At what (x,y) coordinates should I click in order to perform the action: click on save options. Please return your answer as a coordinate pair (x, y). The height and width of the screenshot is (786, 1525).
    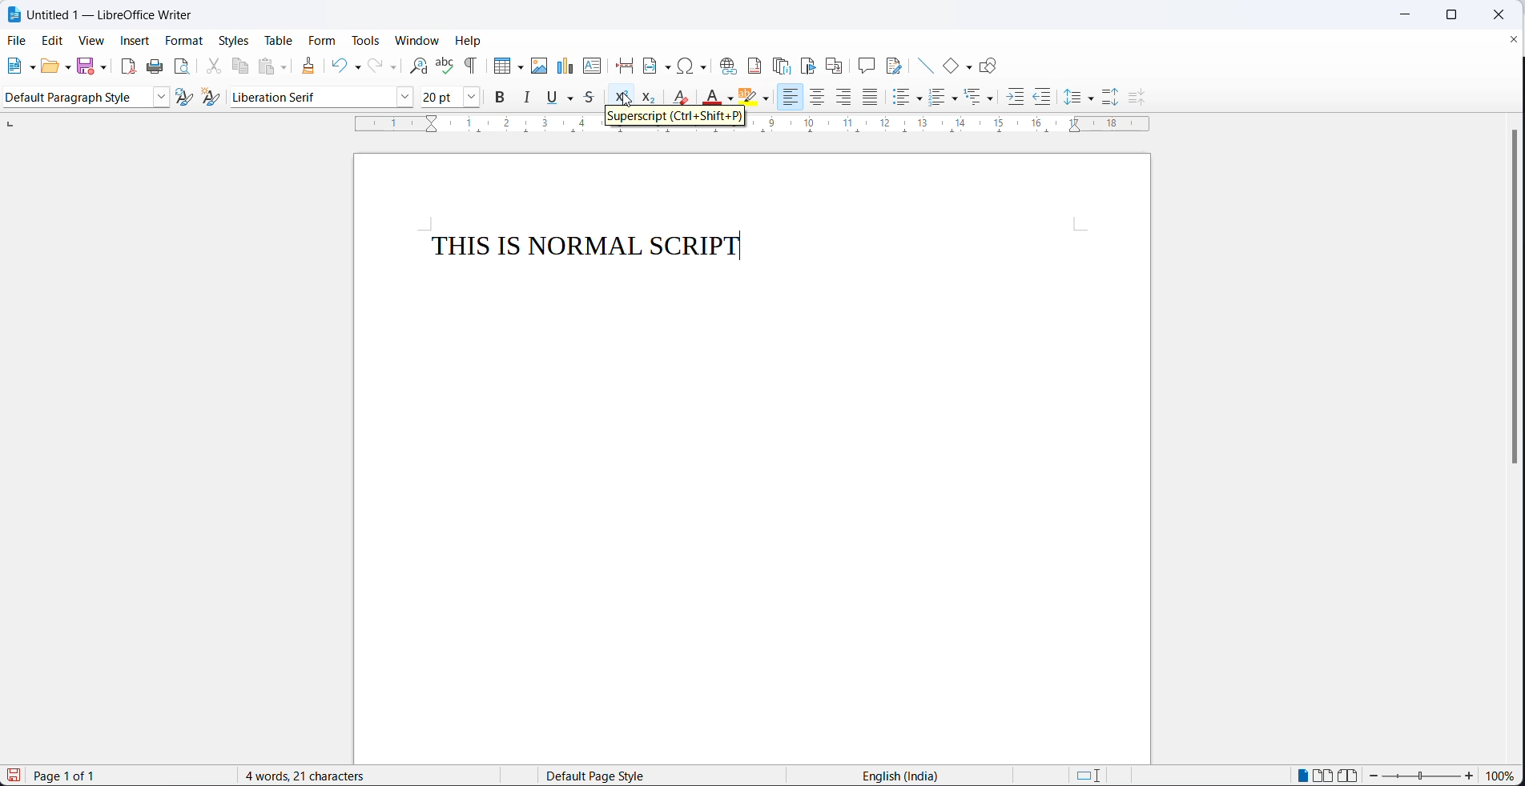
    Looking at the image, I should click on (103, 67).